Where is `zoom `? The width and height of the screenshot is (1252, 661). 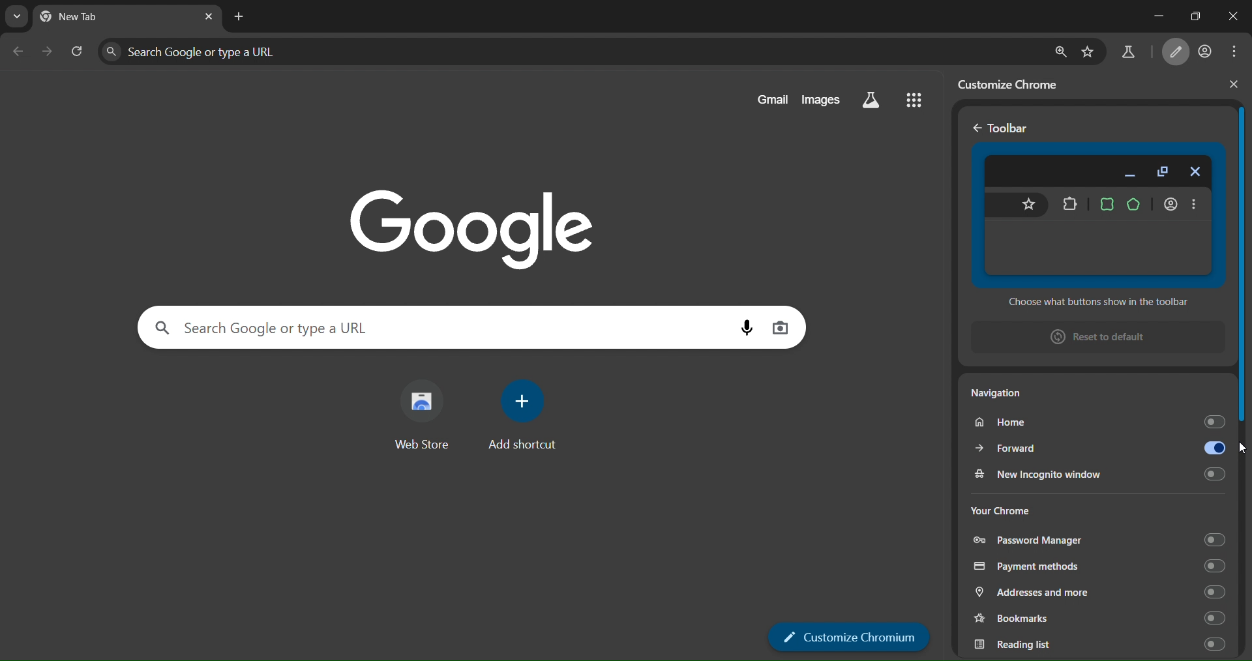 zoom  is located at coordinates (1060, 49).